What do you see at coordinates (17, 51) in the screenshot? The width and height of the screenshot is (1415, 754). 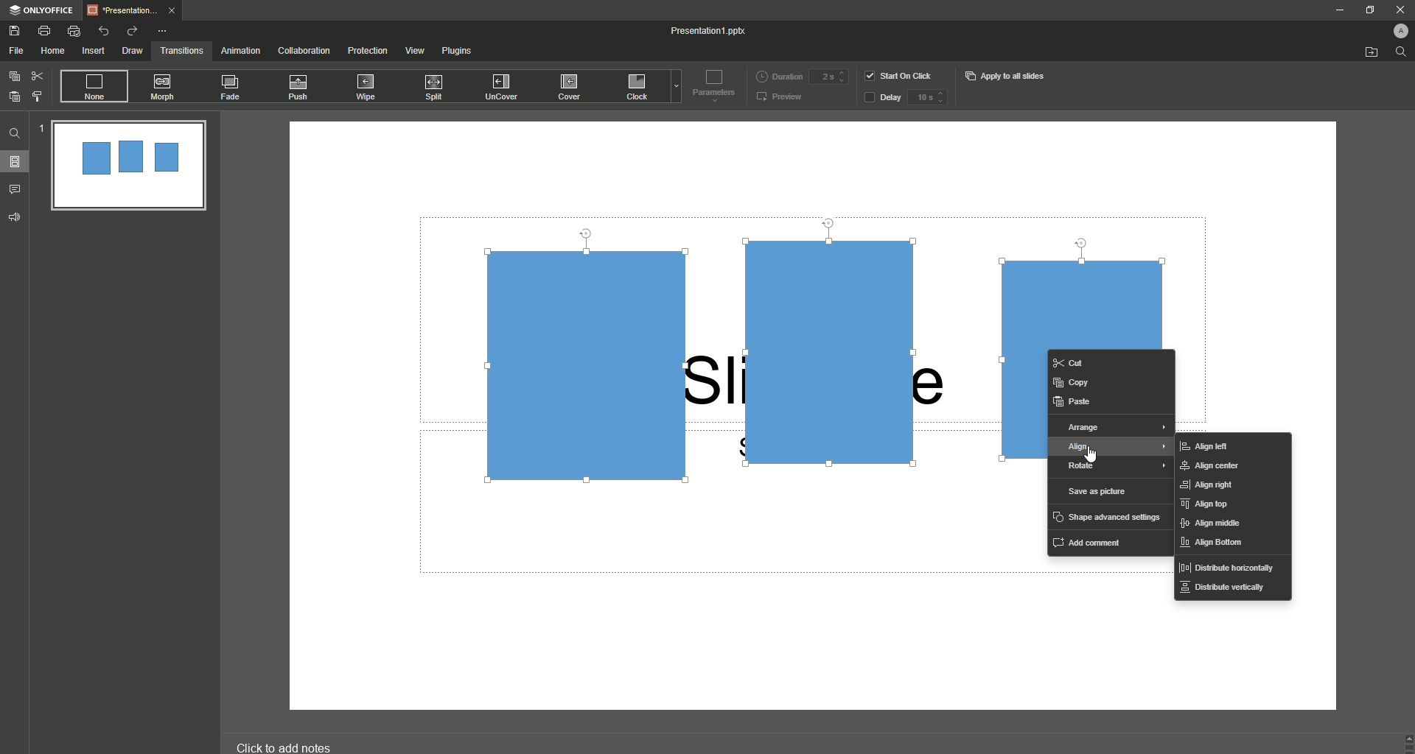 I see `File` at bounding box center [17, 51].